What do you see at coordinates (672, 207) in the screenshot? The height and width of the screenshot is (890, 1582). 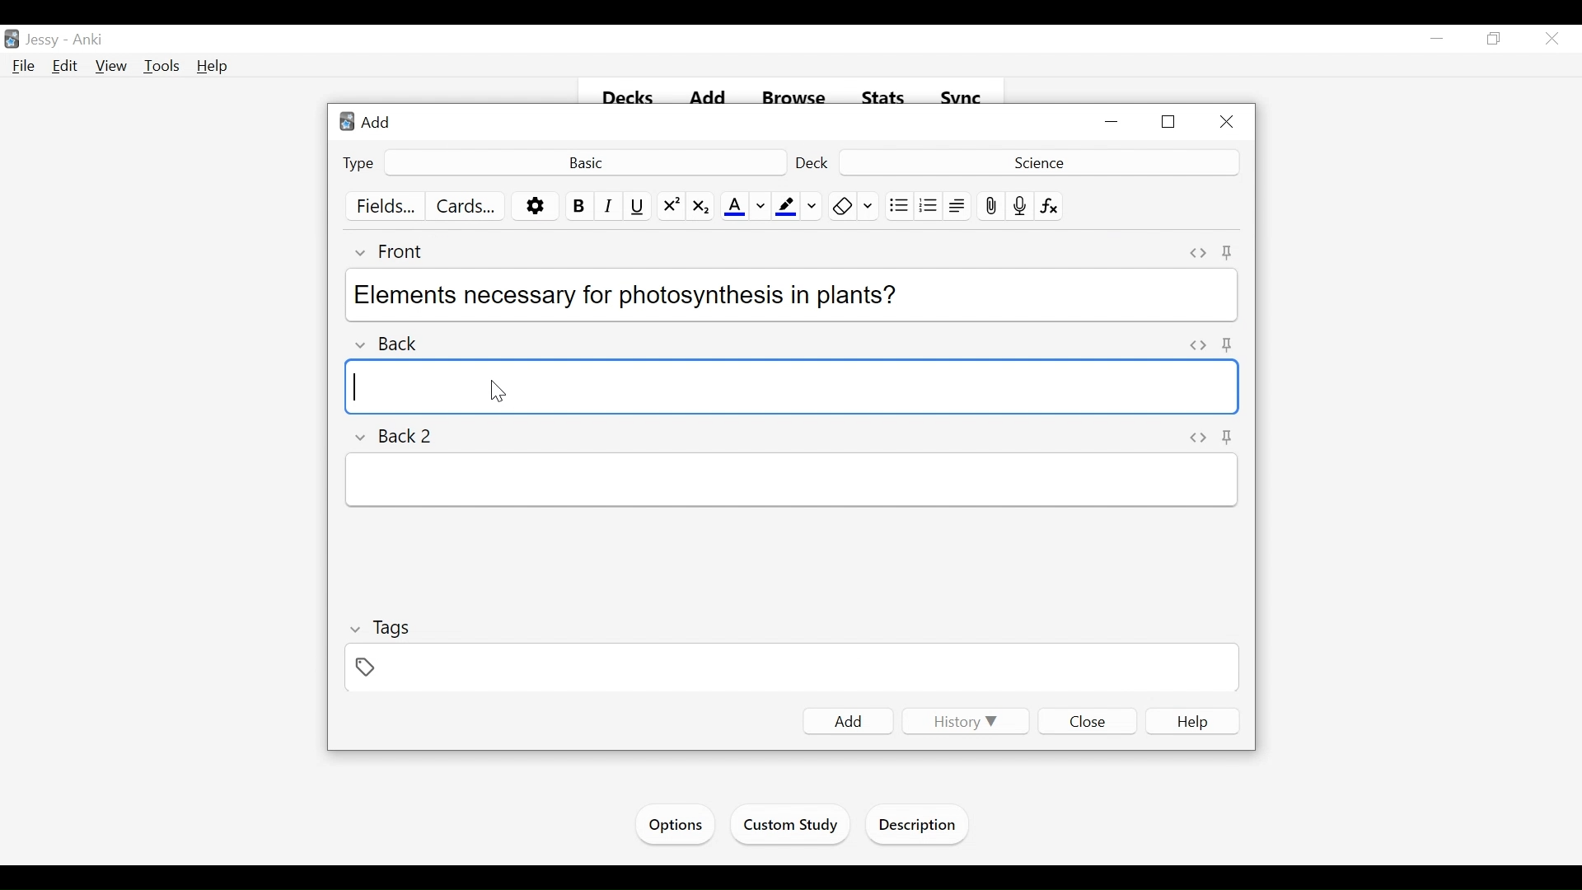 I see `Superscript` at bounding box center [672, 207].